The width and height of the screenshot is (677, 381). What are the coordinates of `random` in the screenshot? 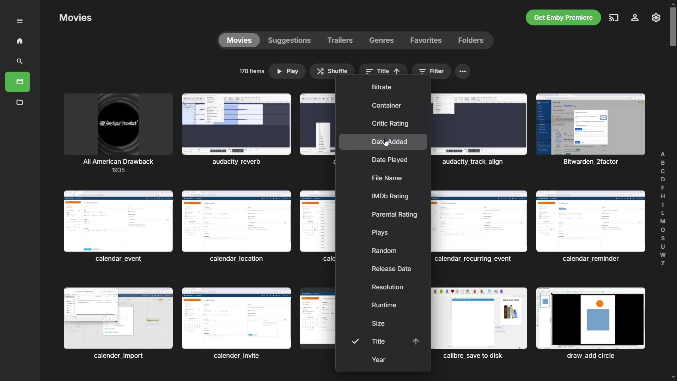 It's located at (383, 249).